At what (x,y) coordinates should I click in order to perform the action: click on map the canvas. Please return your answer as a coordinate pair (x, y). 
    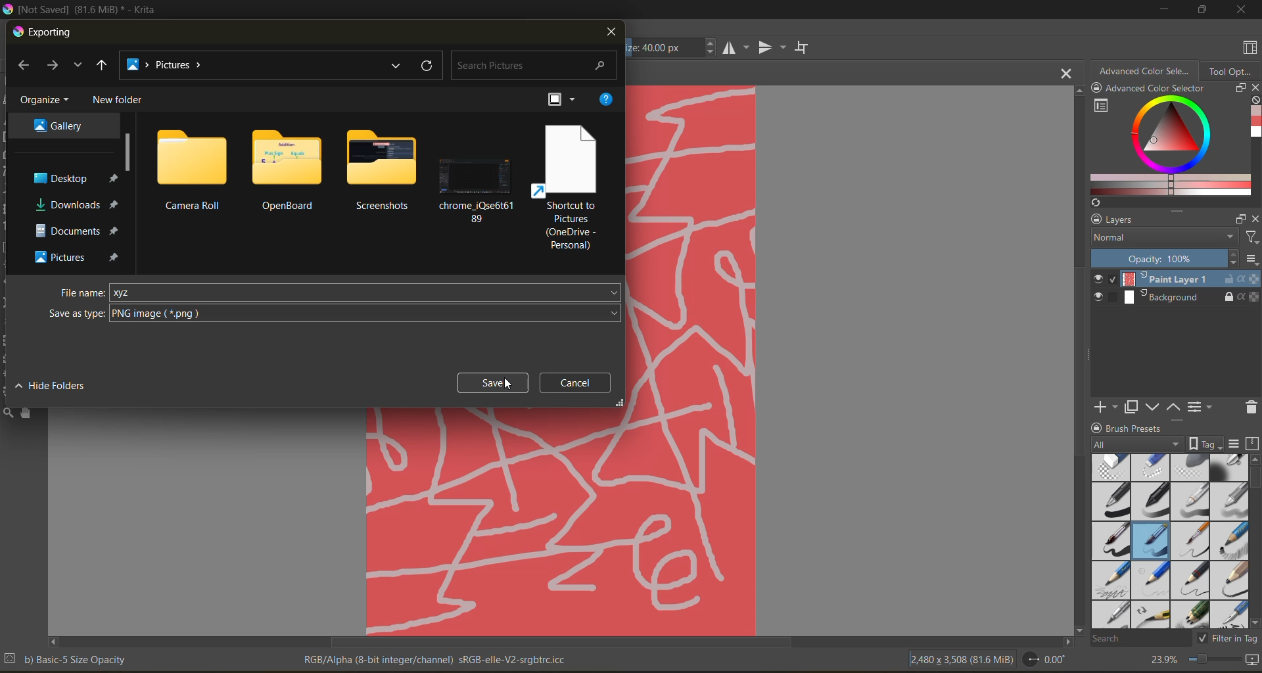
    Looking at the image, I should click on (1253, 662).